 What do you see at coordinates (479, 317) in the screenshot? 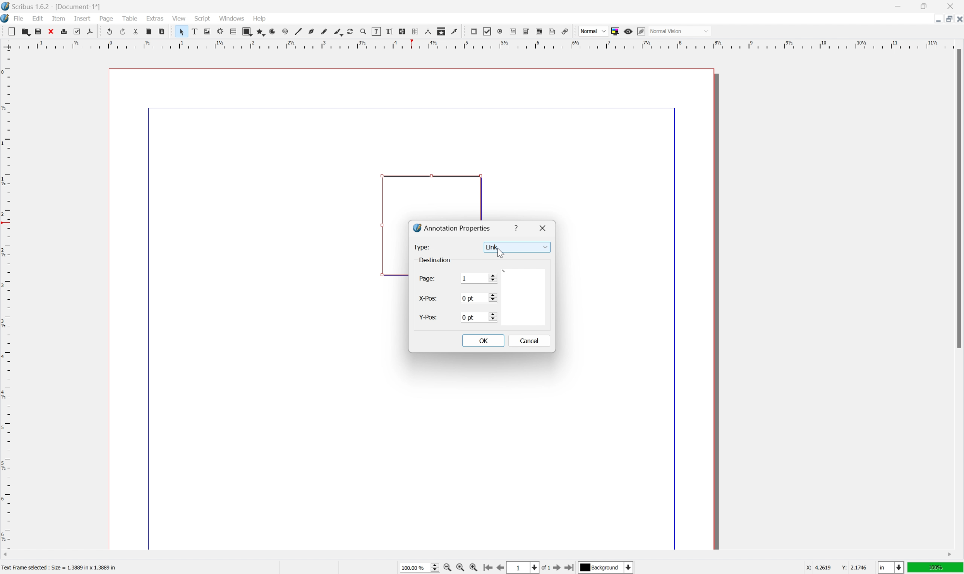
I see `0 pt` at bounding box center [479, 317].